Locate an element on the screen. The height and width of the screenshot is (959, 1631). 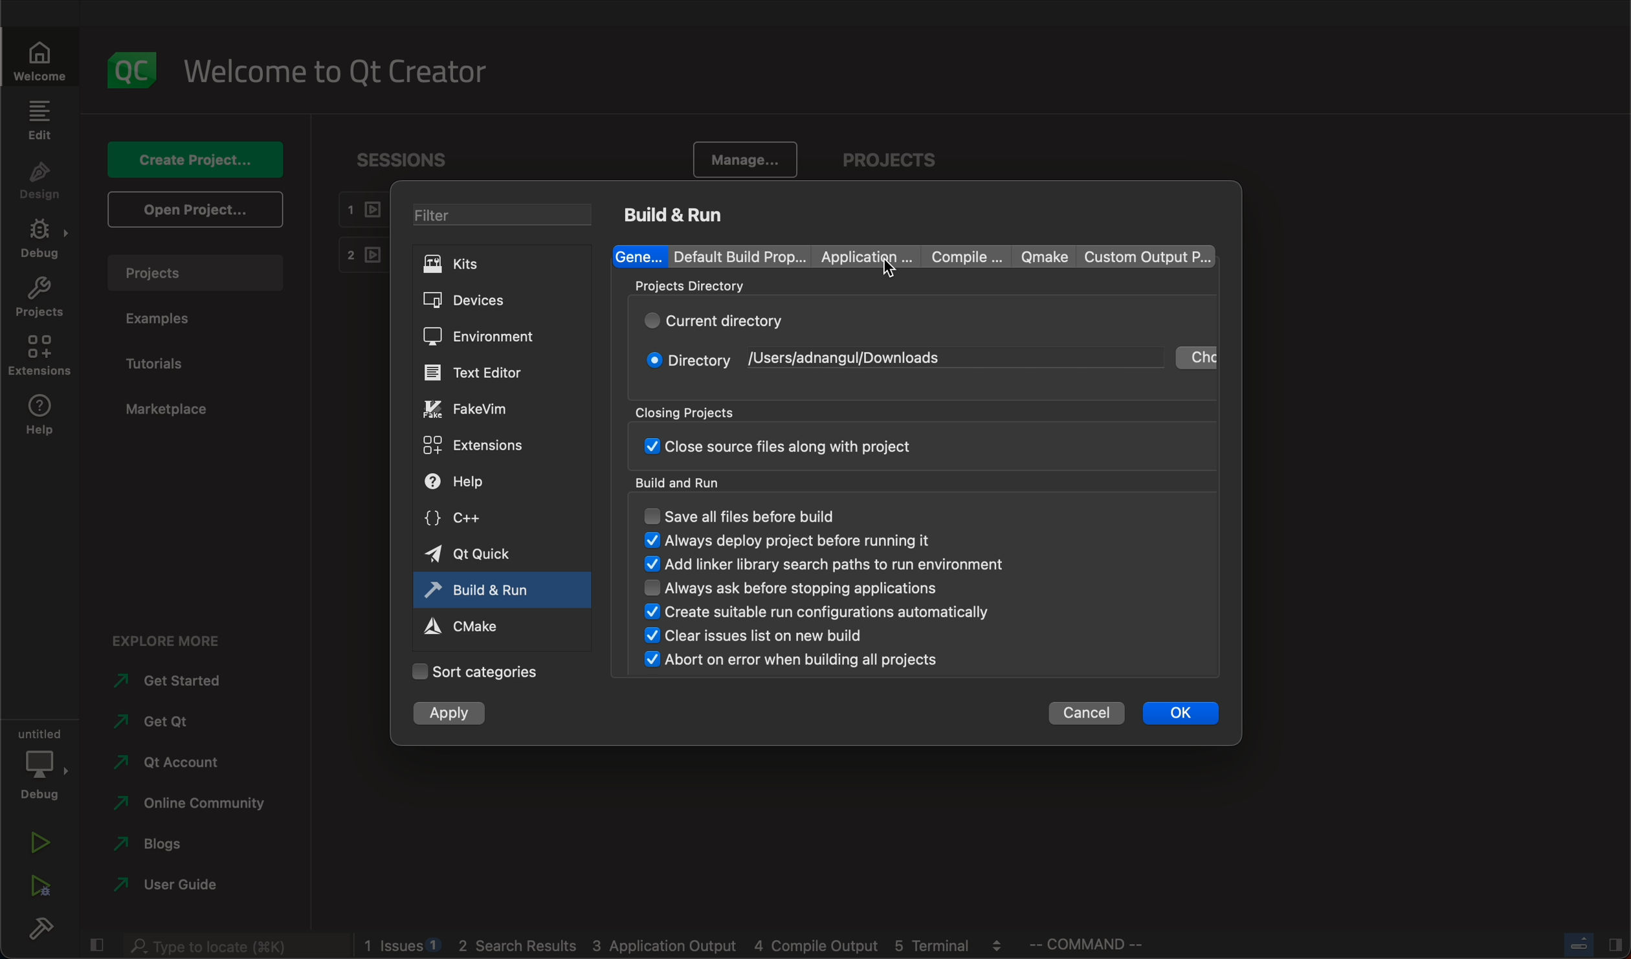
custom output is located at coordinates (1140, 256).